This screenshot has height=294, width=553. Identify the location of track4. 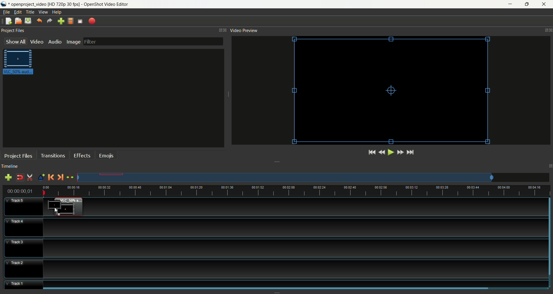
(276, 227).